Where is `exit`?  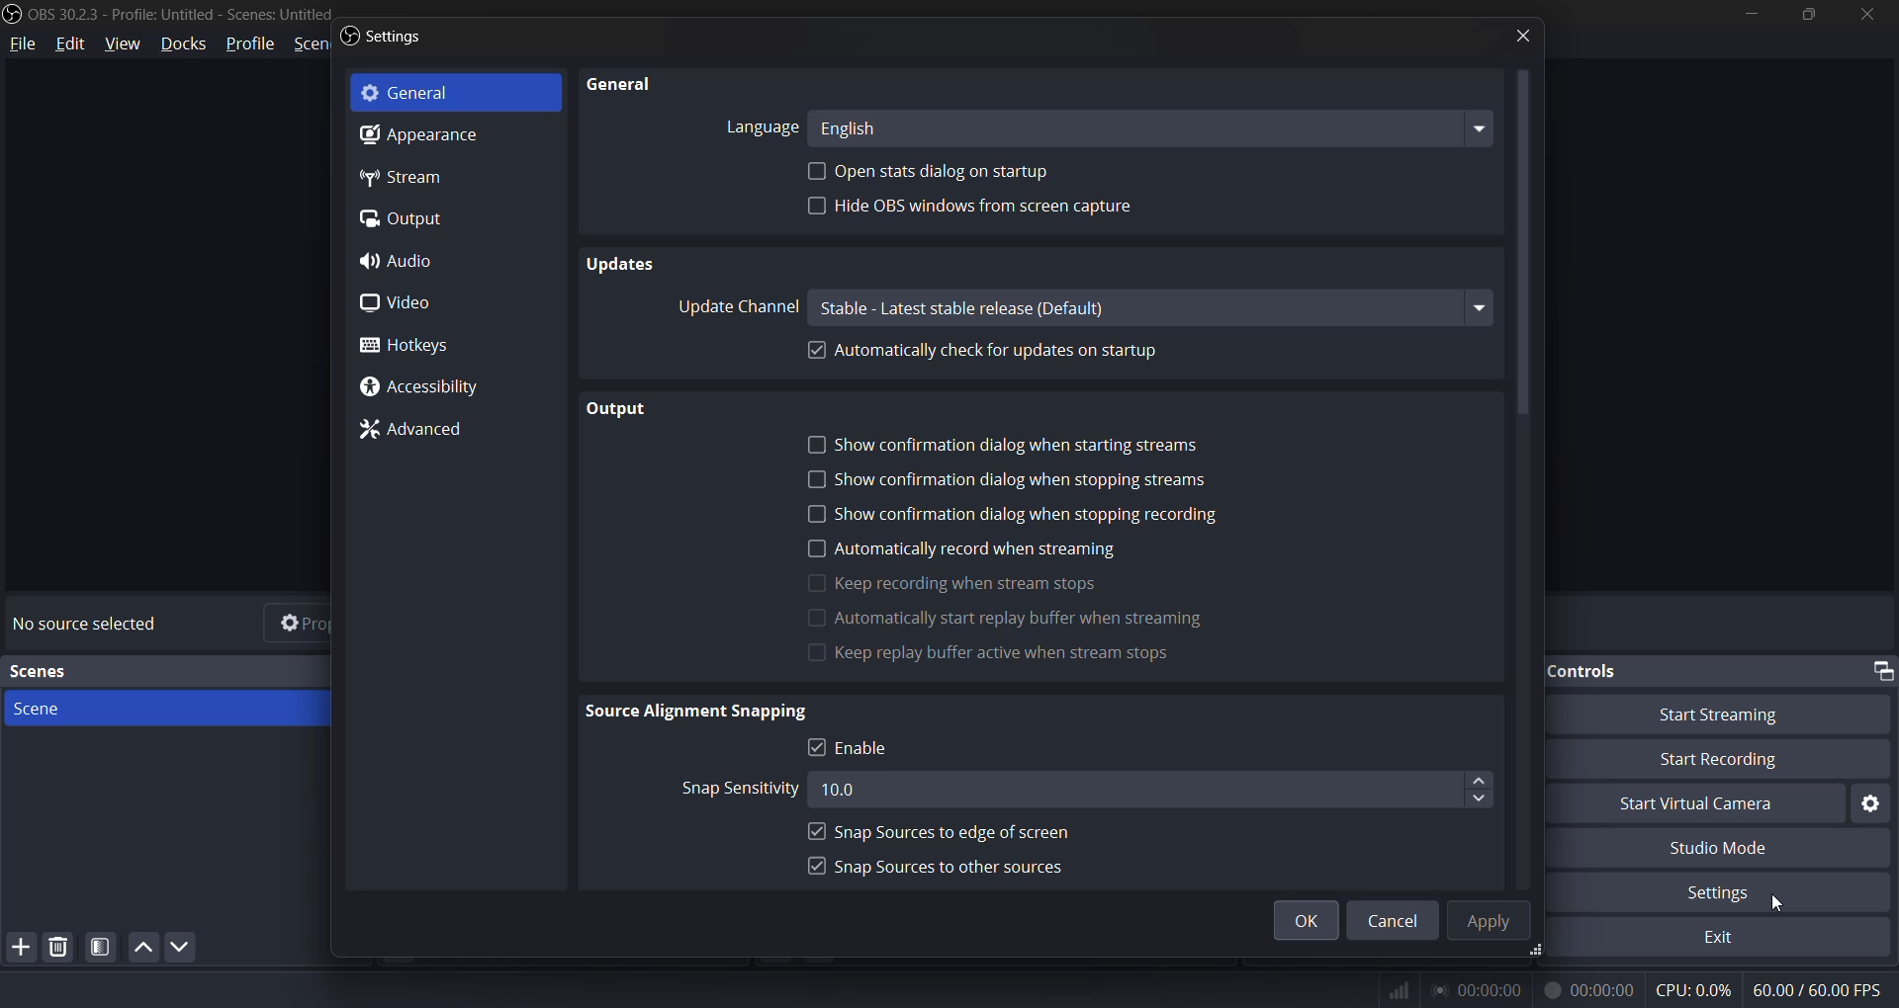 exit is located at coordinates (1715, 937).